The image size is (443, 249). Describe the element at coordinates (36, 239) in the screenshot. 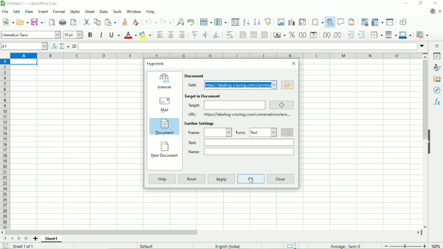

I see `Add sheet` at that location.